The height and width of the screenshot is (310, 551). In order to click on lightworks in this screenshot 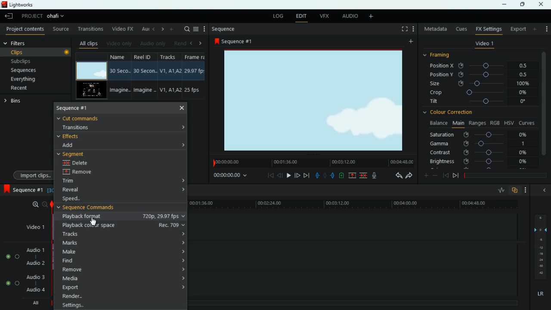, I will do `click(19, 5)`.